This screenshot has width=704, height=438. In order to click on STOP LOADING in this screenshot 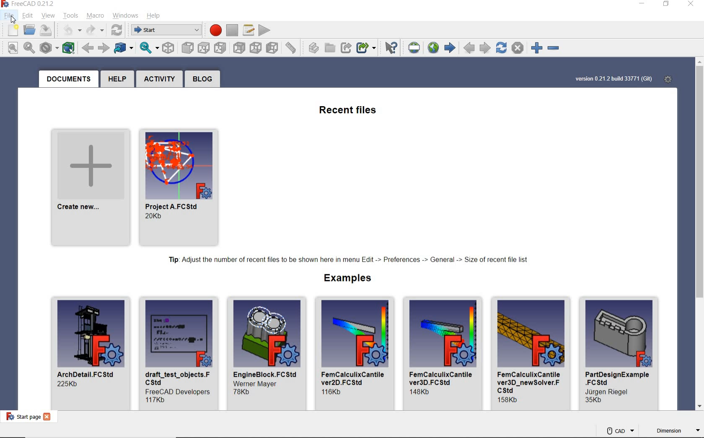, I will do `click(518, 48)`.